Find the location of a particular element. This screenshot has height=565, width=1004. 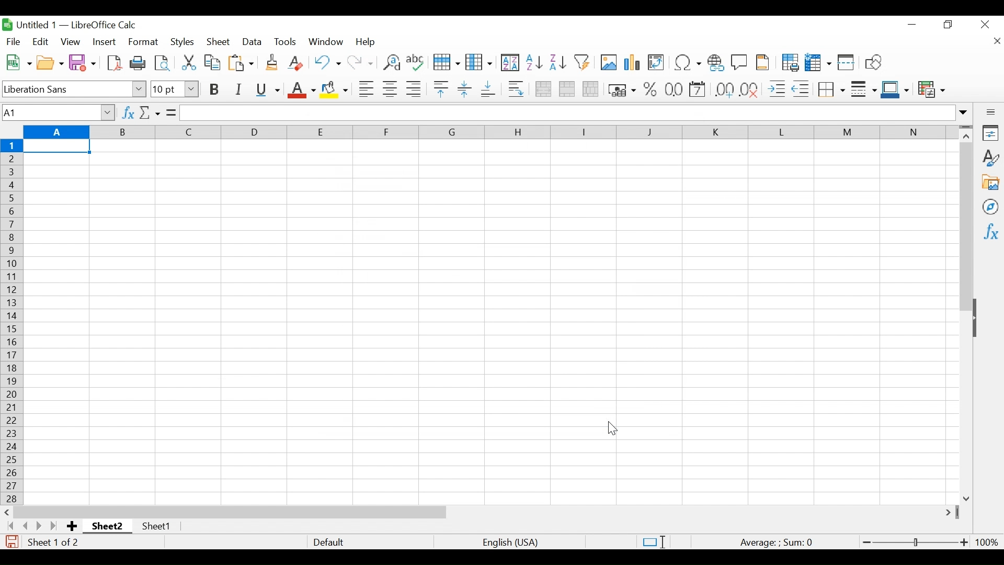

Border is located at coordinates (831, 89).